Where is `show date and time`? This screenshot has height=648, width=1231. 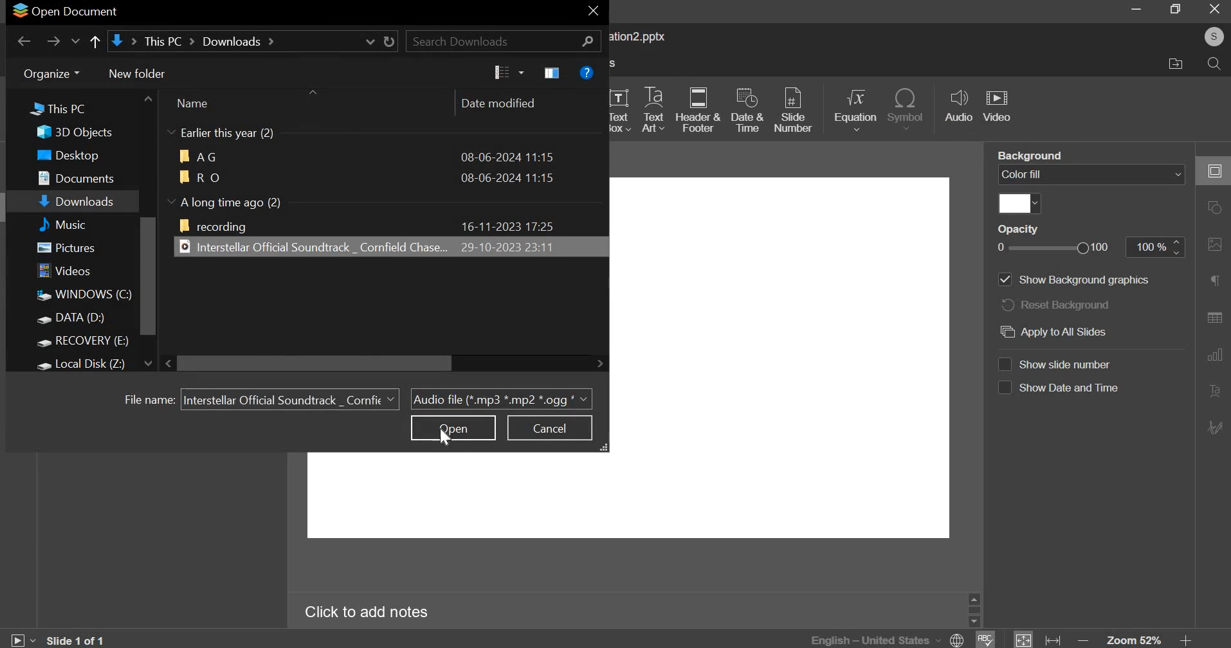 show date and time is located at coordinates (1061, 389).